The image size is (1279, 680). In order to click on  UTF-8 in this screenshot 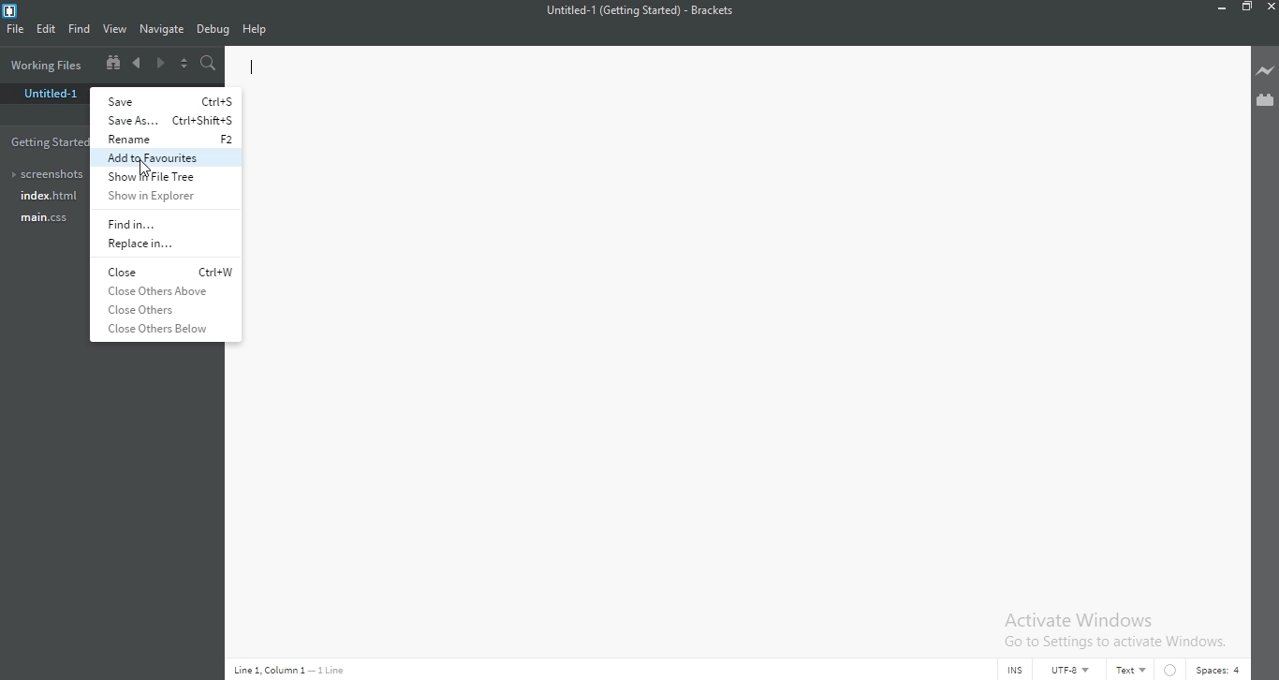, I will do `click(1070, 672)`.